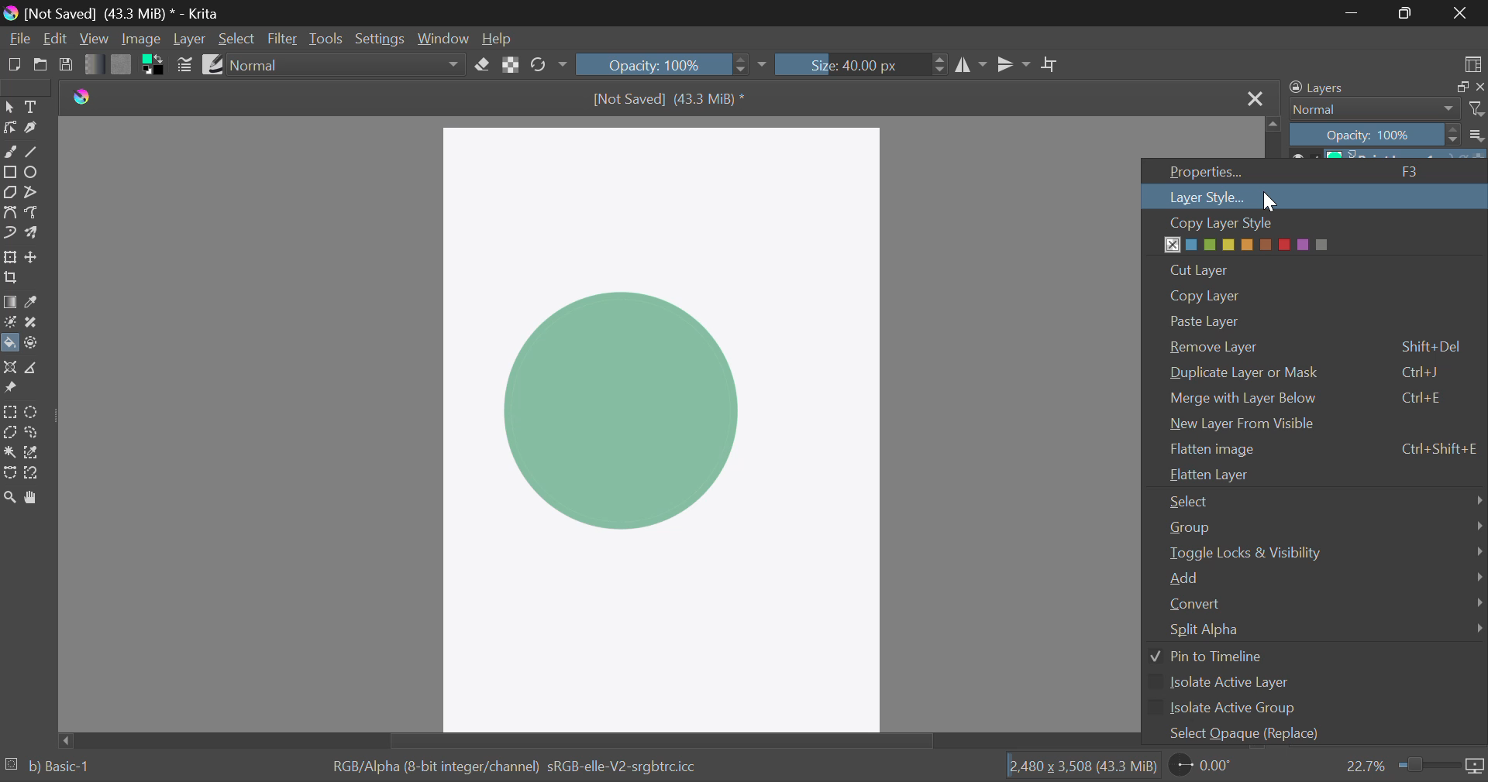 This screenshot has height=782, width=1488. What do you see at coordinates (10, 234) in the screenshot?
I see `Dynamic Brush` at bounding box center [10, 234].